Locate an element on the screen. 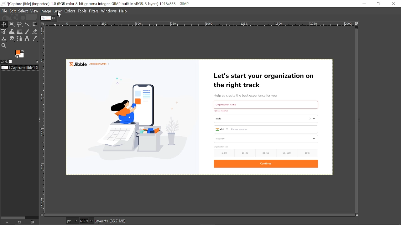 This screenshot has height=225, width=401. Images is located at coordinates (11, 62).